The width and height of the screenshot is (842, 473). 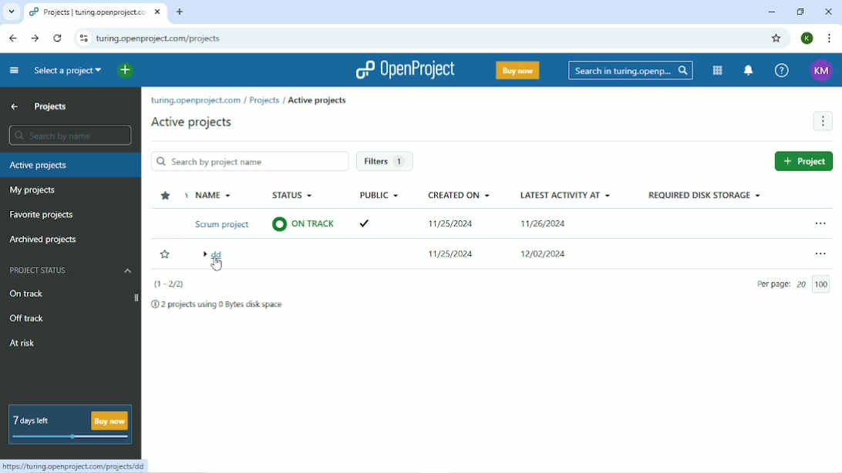 What do you see at coordinates (71, 270) in the screenshot?
I see `Project status` at bounding box center [71, 270].